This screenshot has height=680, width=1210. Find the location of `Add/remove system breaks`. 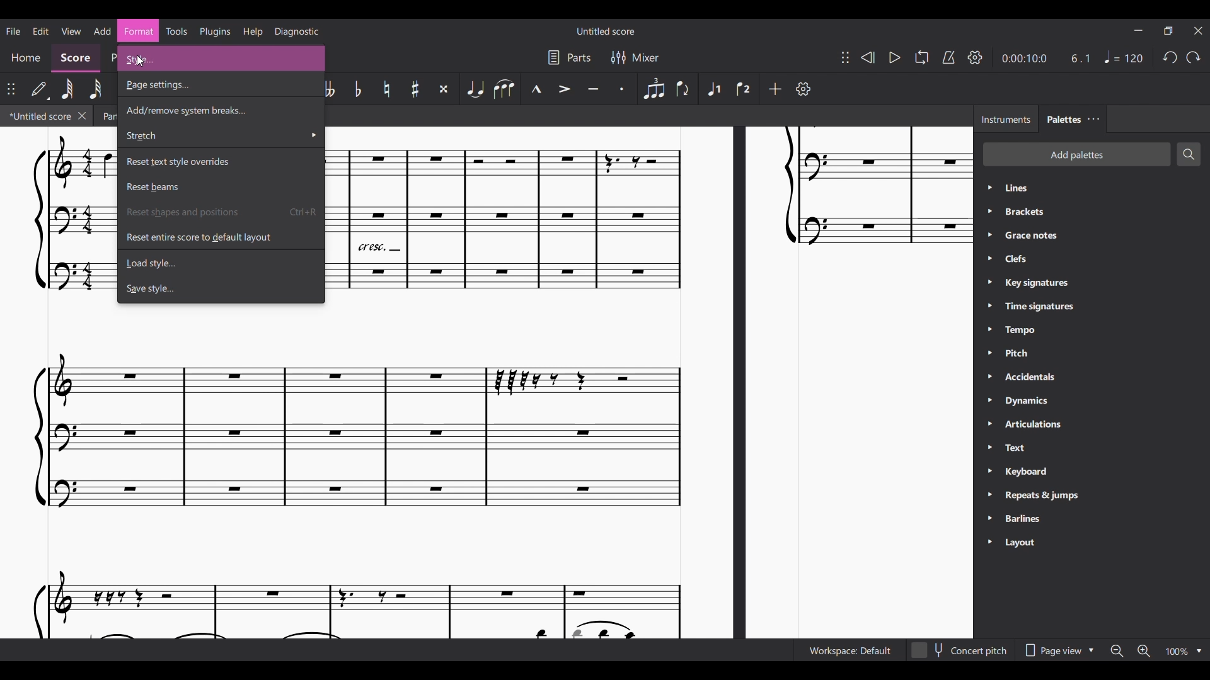

Add/remove system breaks is located at coordinates (221, 109).